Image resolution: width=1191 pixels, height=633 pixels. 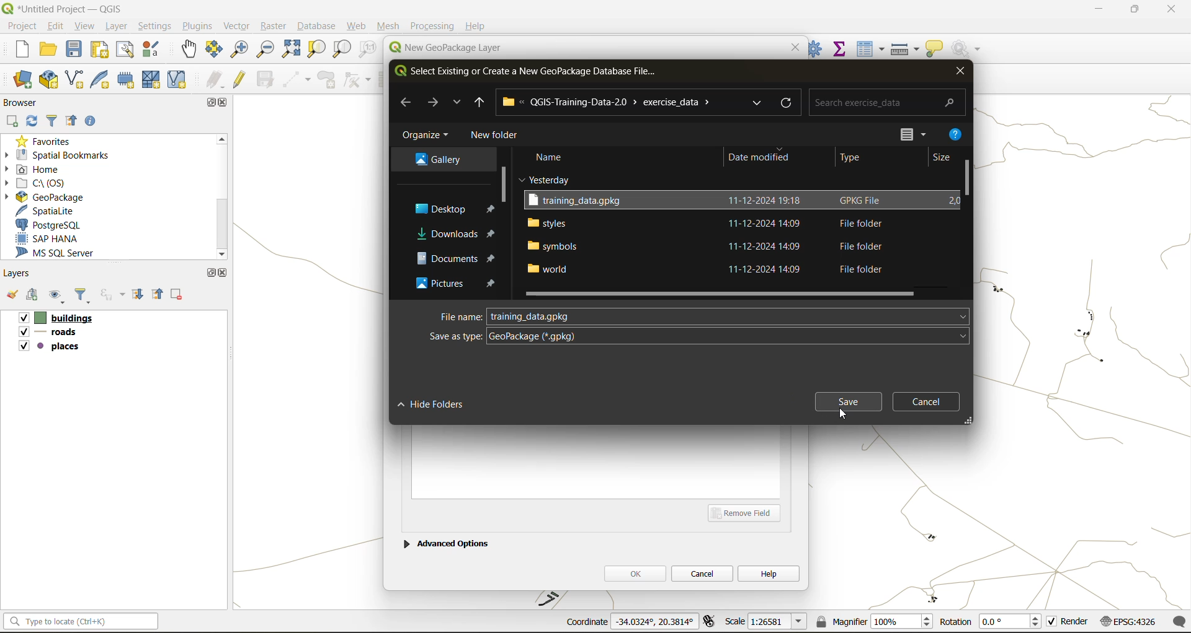 What do you see at coordinates (33, 122) in the screenshot?
I see `refresh` at bounding box center [33, 122].